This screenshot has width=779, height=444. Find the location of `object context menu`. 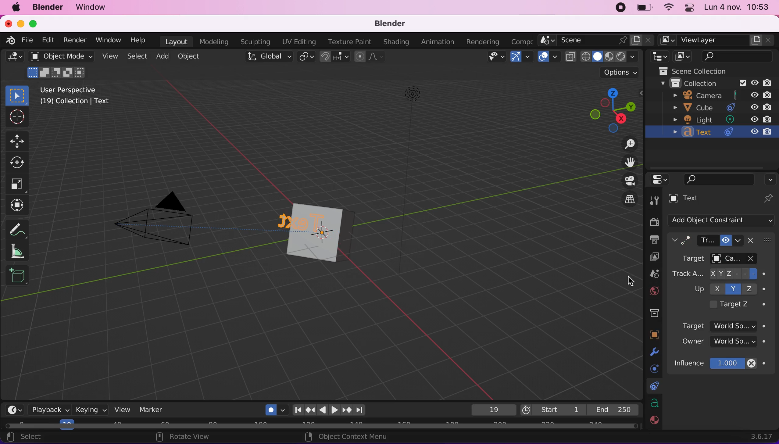

object context menu is located at coordinates (350, 437).